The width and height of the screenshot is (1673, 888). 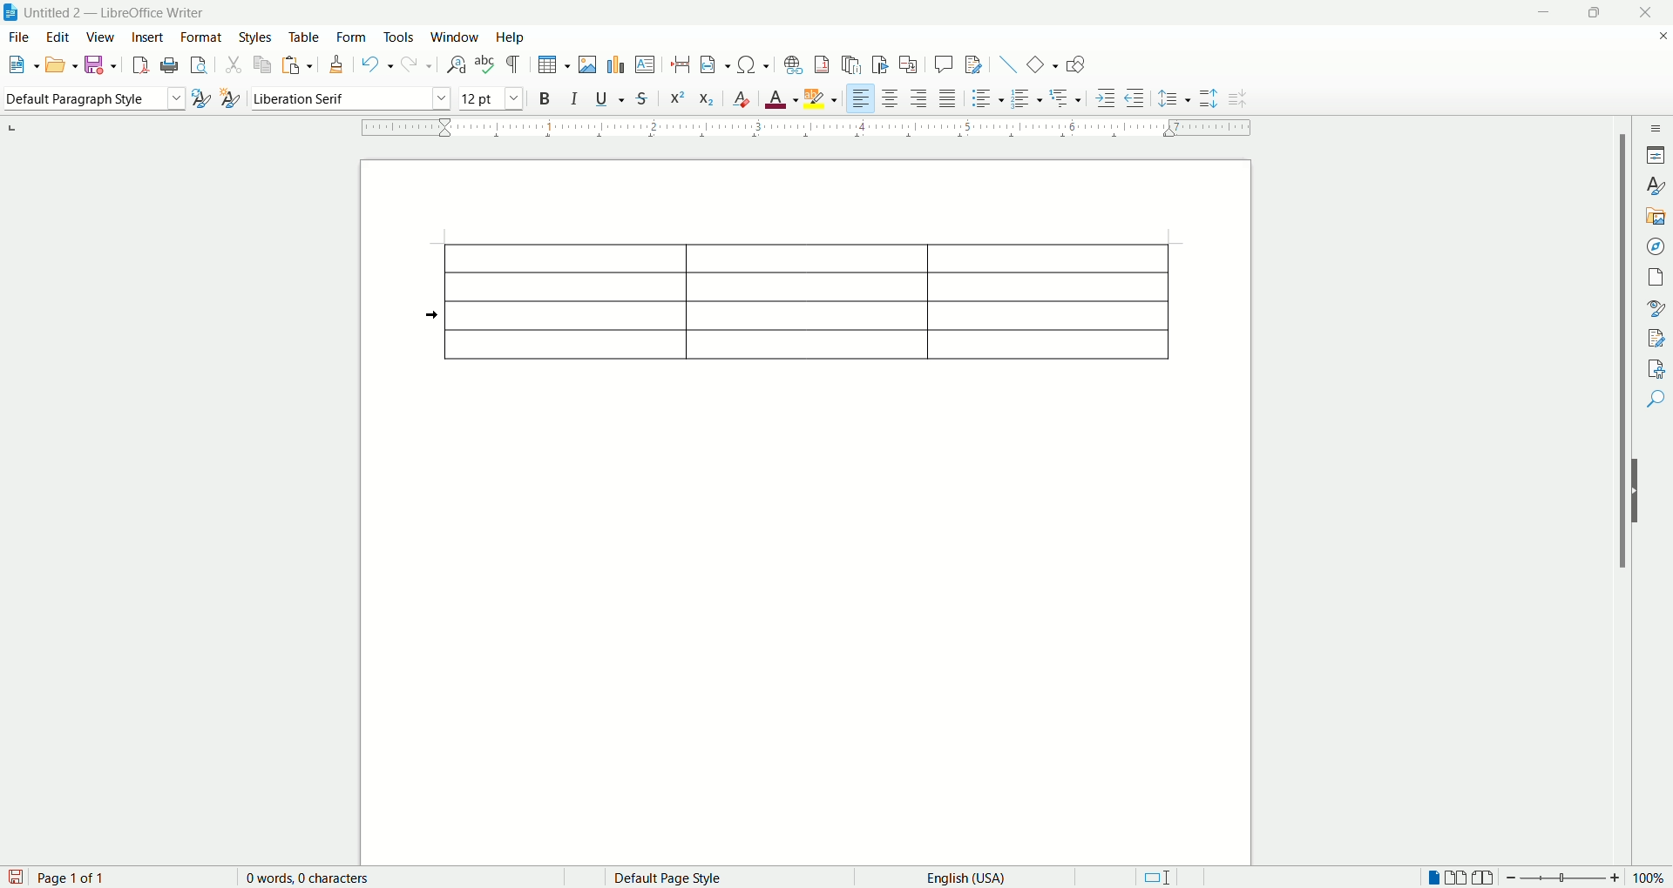 What do you see at coordinates (1135, 98) in the screenshot?
I see `decrease indent` at bounding box center [1135, 98].